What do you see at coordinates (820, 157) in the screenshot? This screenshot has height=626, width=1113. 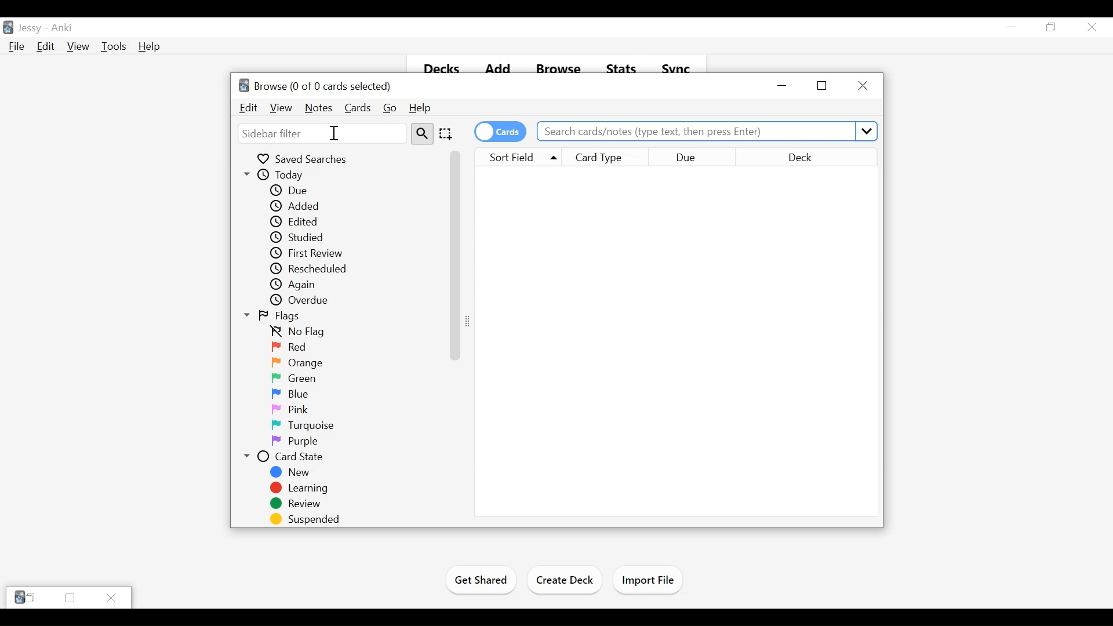 I see `Deck` at bounding box center [820, 157].